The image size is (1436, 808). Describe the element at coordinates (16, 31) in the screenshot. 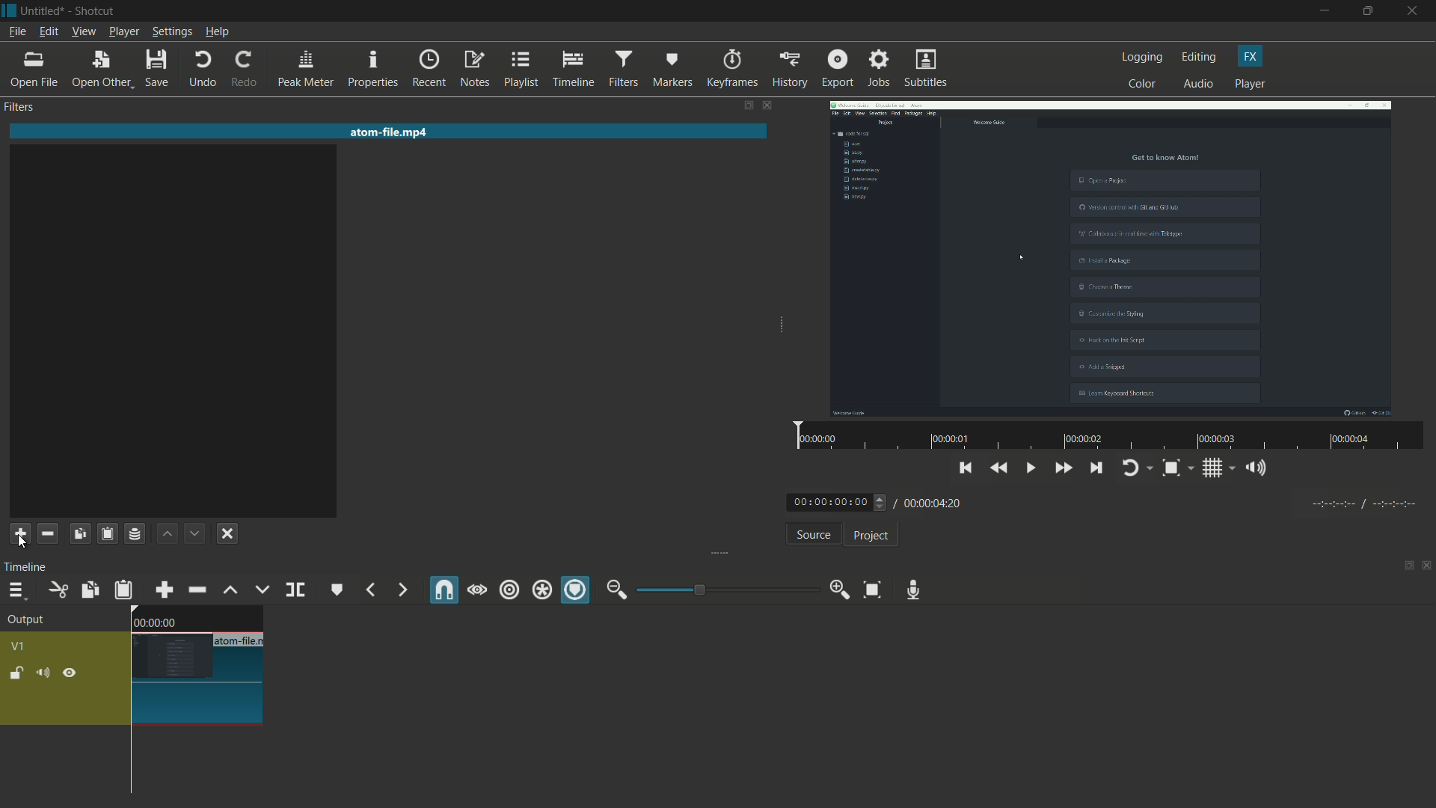

I see `file menu` at that location.